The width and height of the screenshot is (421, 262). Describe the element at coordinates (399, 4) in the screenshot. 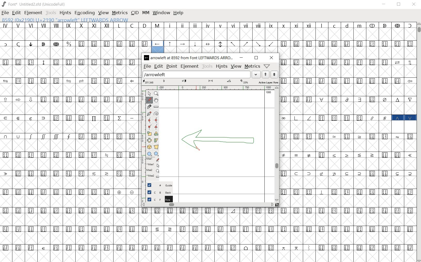

I see `restore` at that location.